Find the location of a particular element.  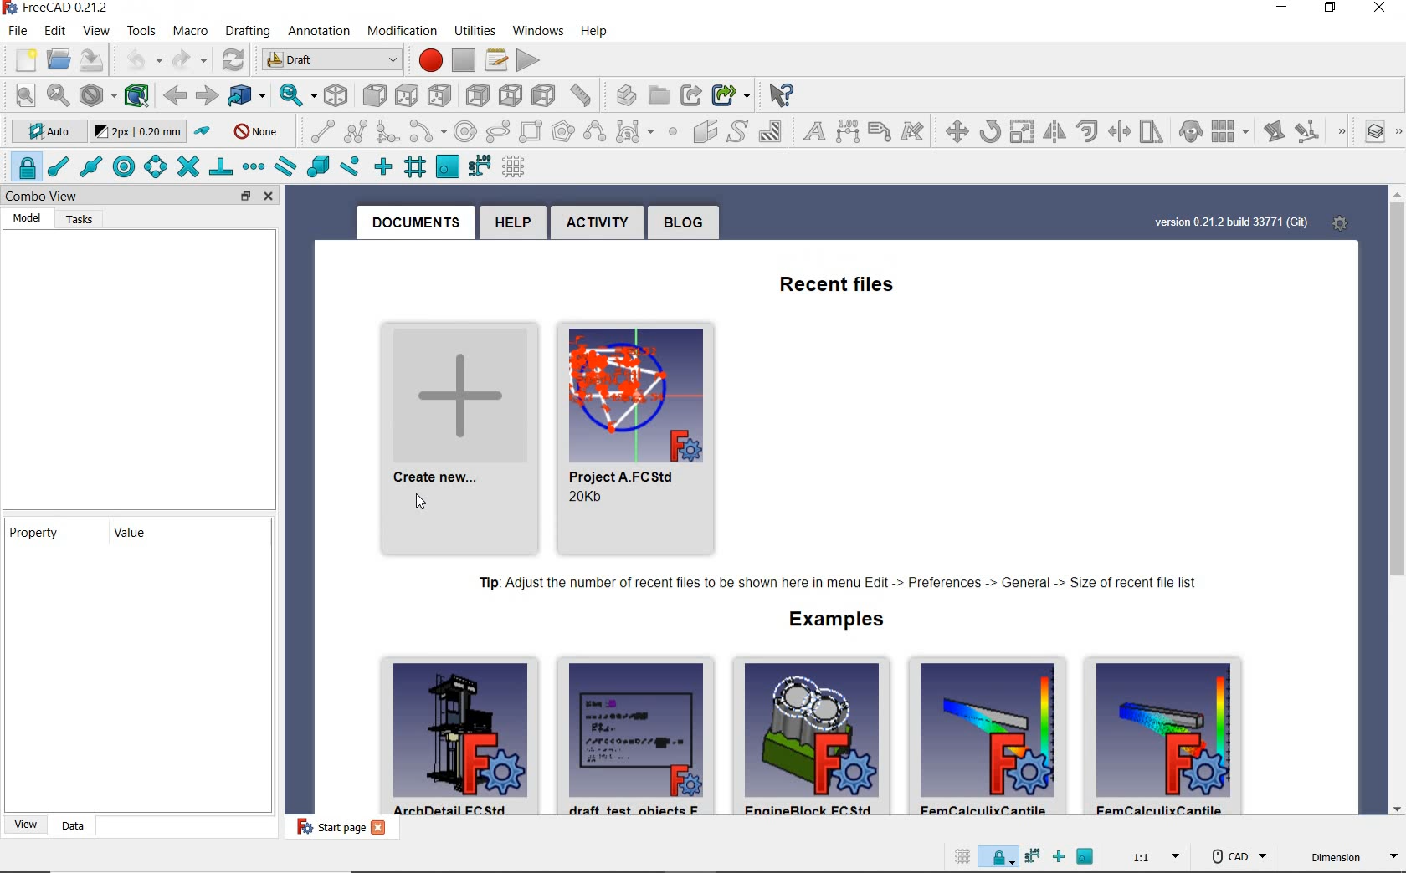

text is located at coordinates (812, 132).